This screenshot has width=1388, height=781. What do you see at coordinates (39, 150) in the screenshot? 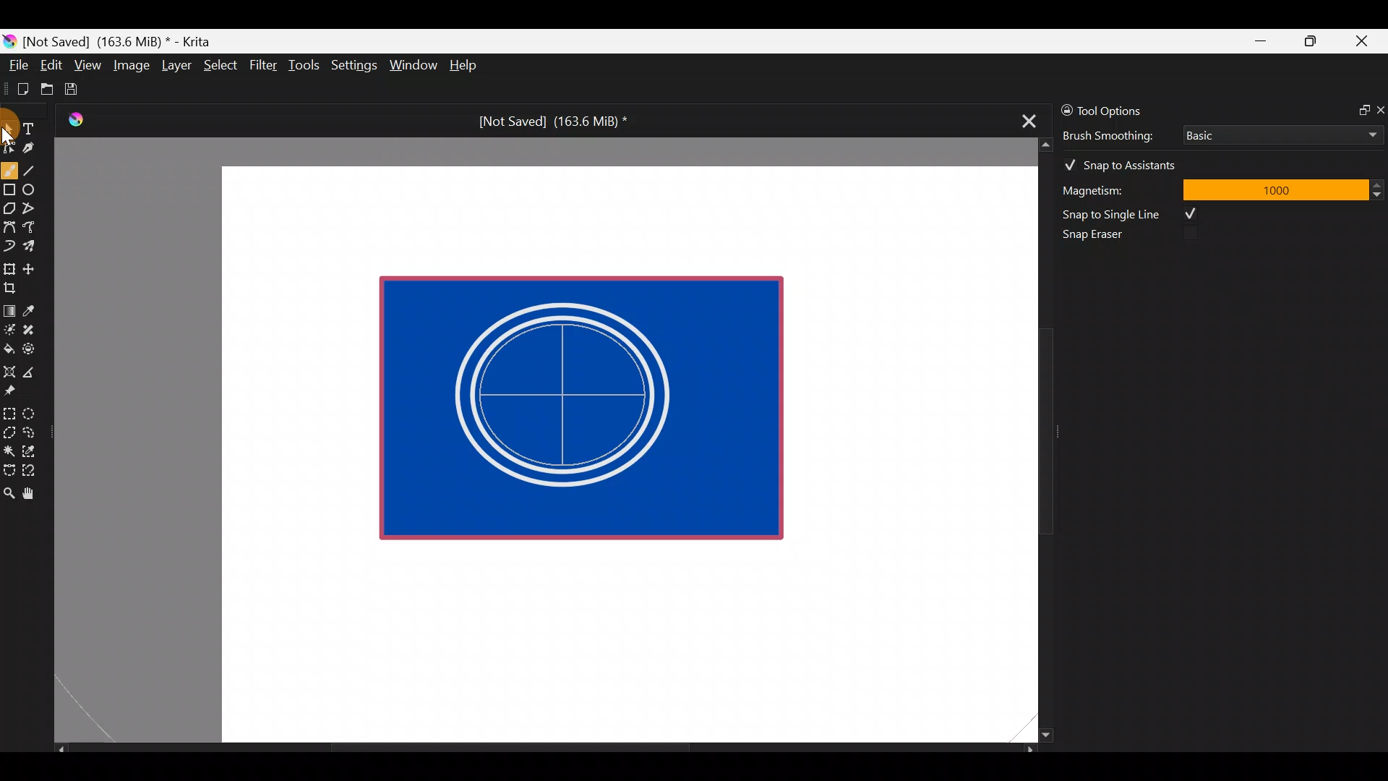
I see `Calligraphy` at bounding box center [39, 150].